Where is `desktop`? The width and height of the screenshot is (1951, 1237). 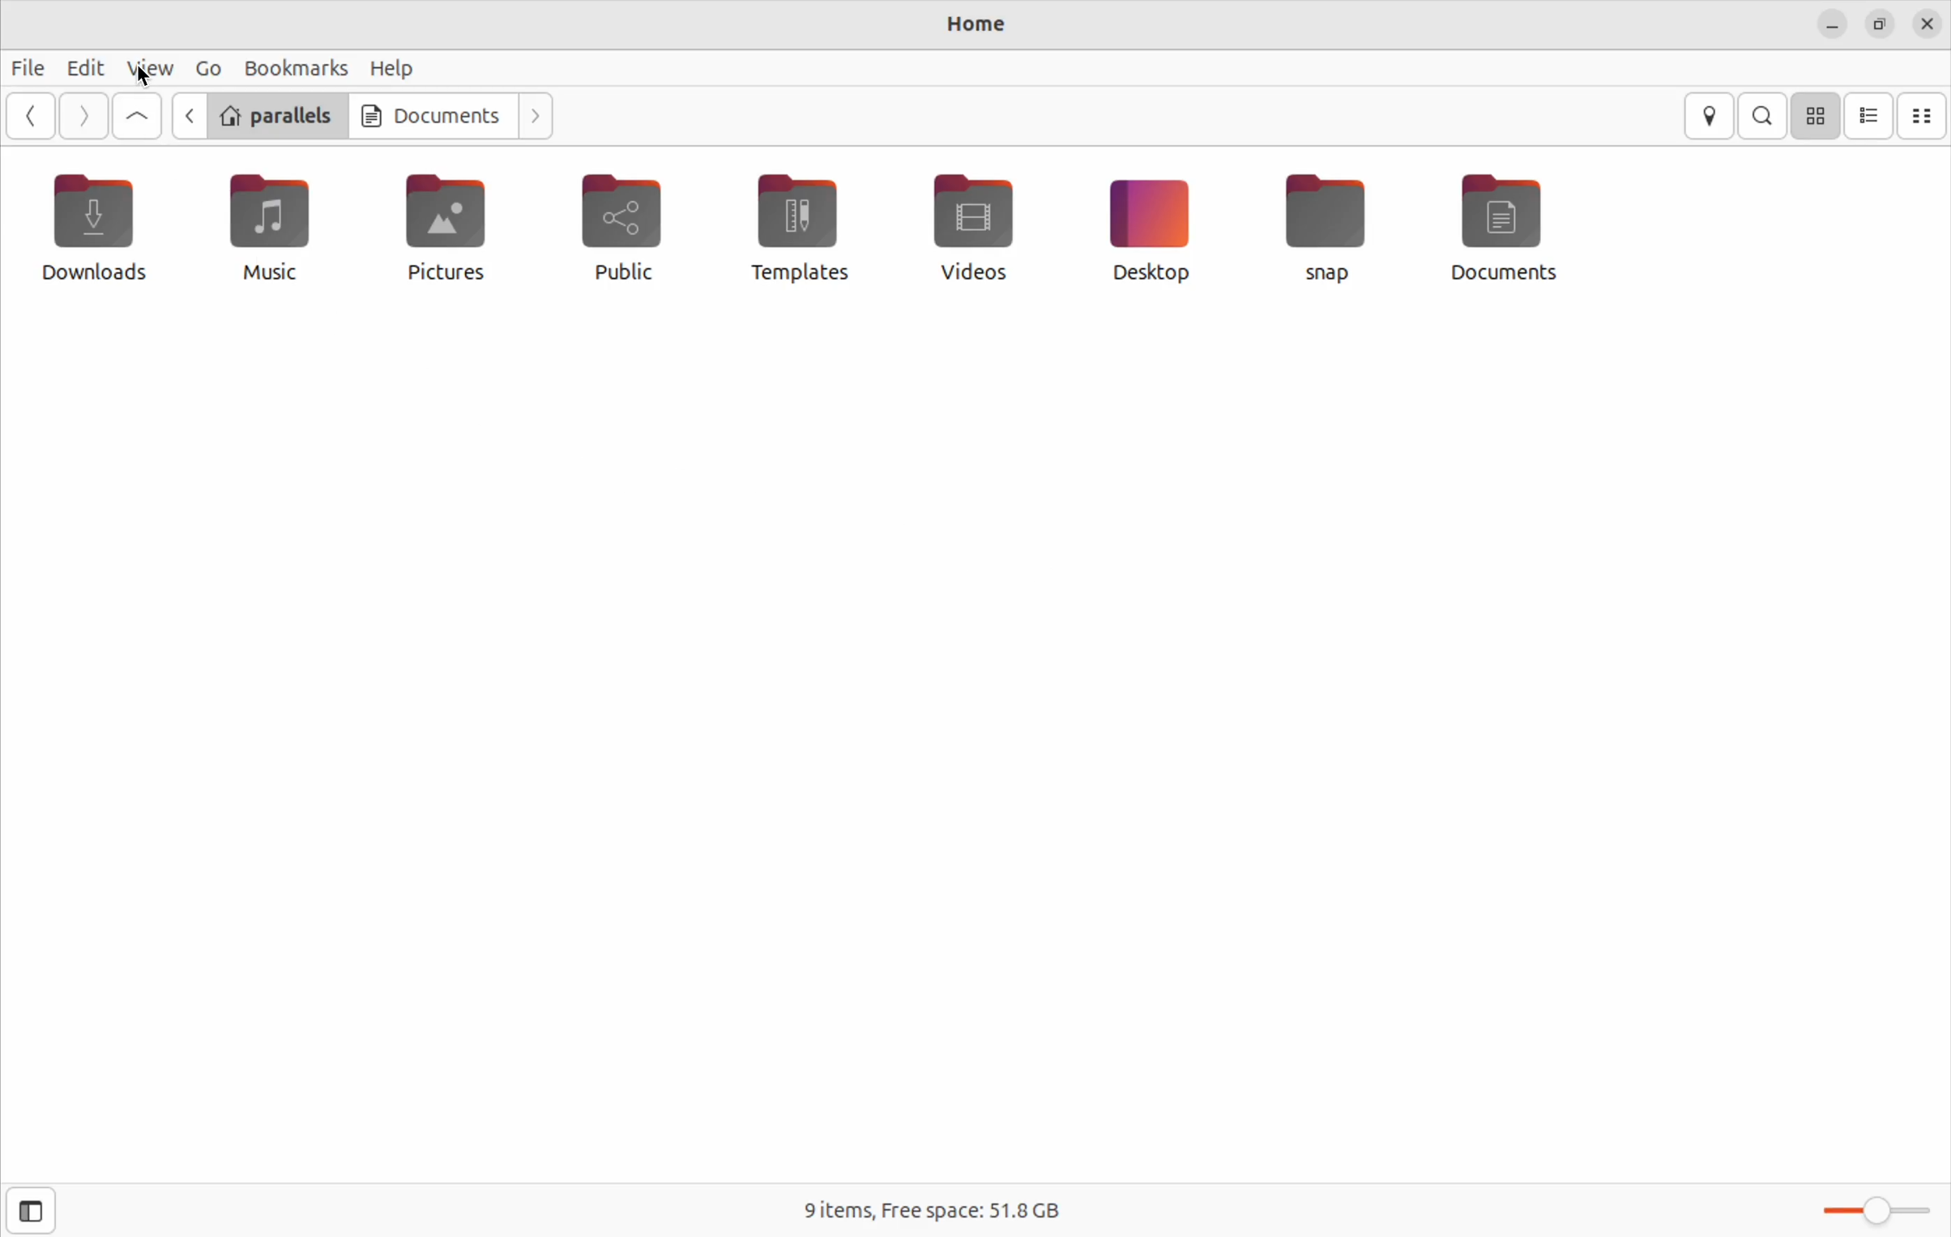
desktop is located at coordinates (1148, 228).